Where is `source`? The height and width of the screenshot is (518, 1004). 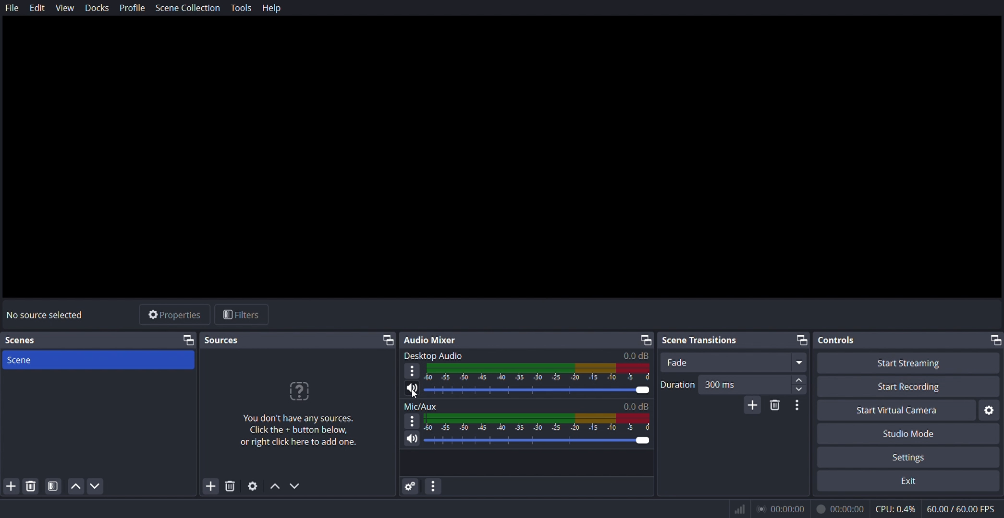 source is located at coordinates (188, 340).